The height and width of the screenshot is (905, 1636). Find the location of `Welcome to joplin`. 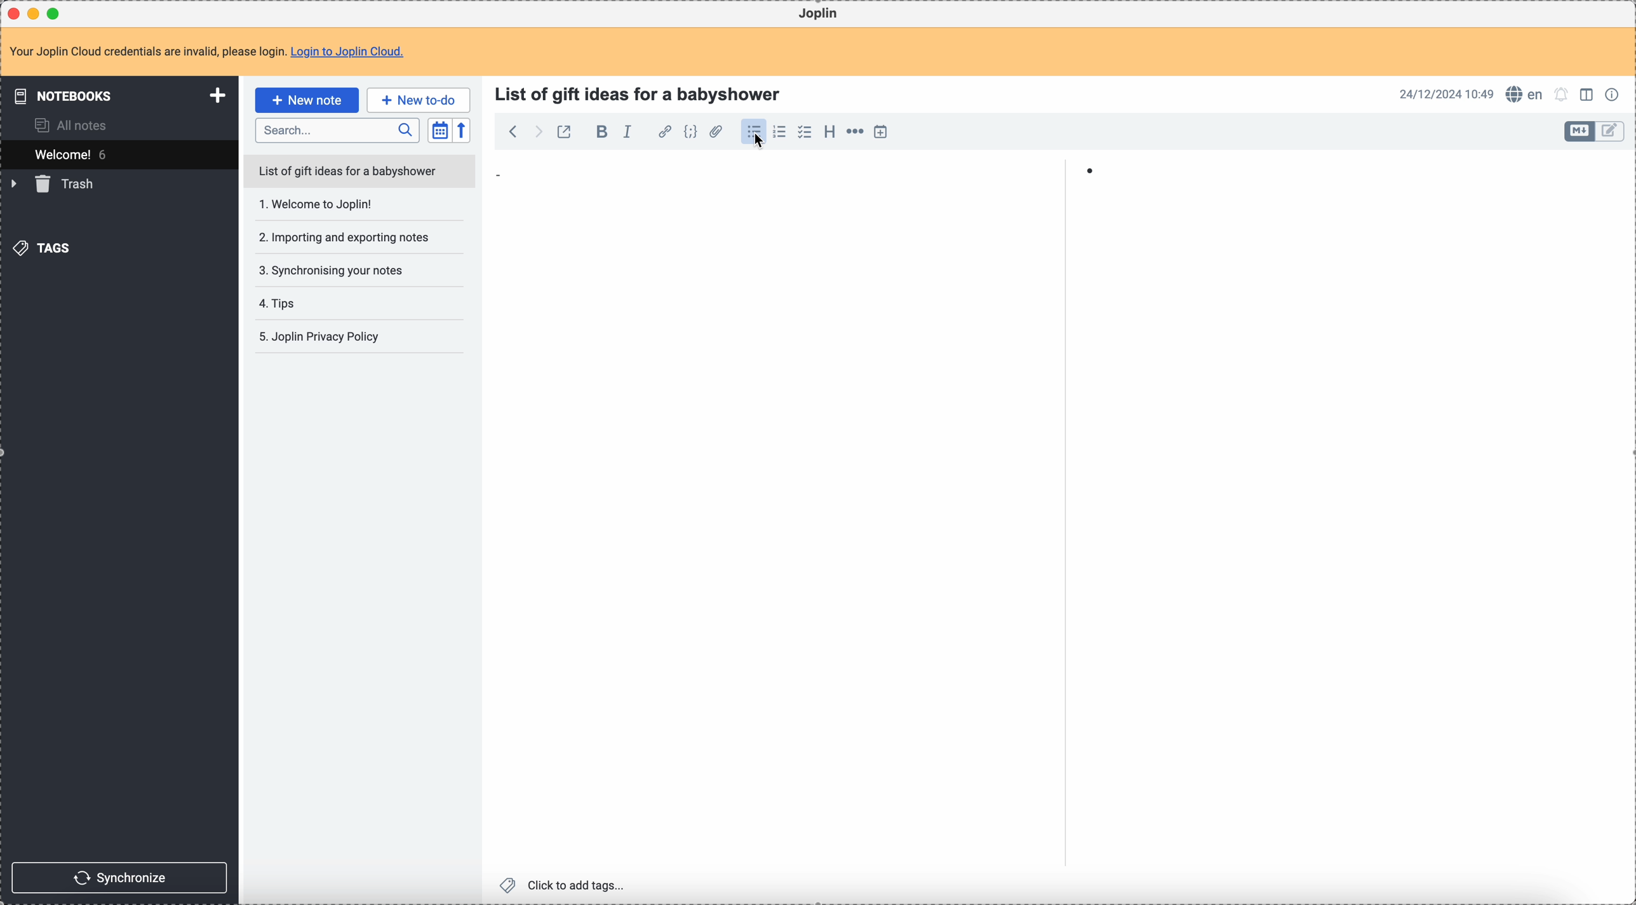

Welcome to joplin is located at coordinates (345, 207).